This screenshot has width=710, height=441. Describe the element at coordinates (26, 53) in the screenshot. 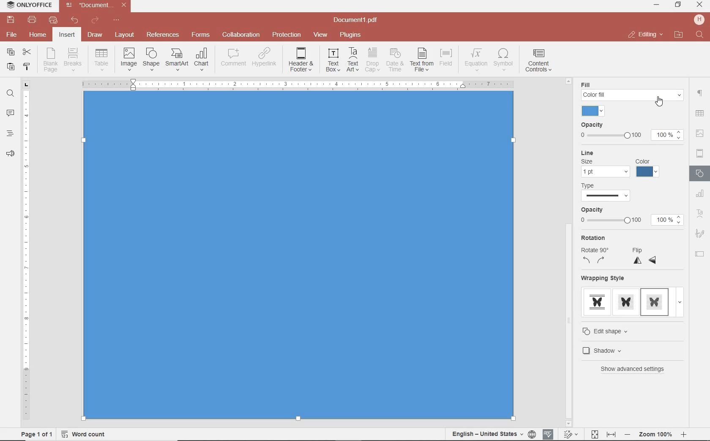

I see `cut` at that location.